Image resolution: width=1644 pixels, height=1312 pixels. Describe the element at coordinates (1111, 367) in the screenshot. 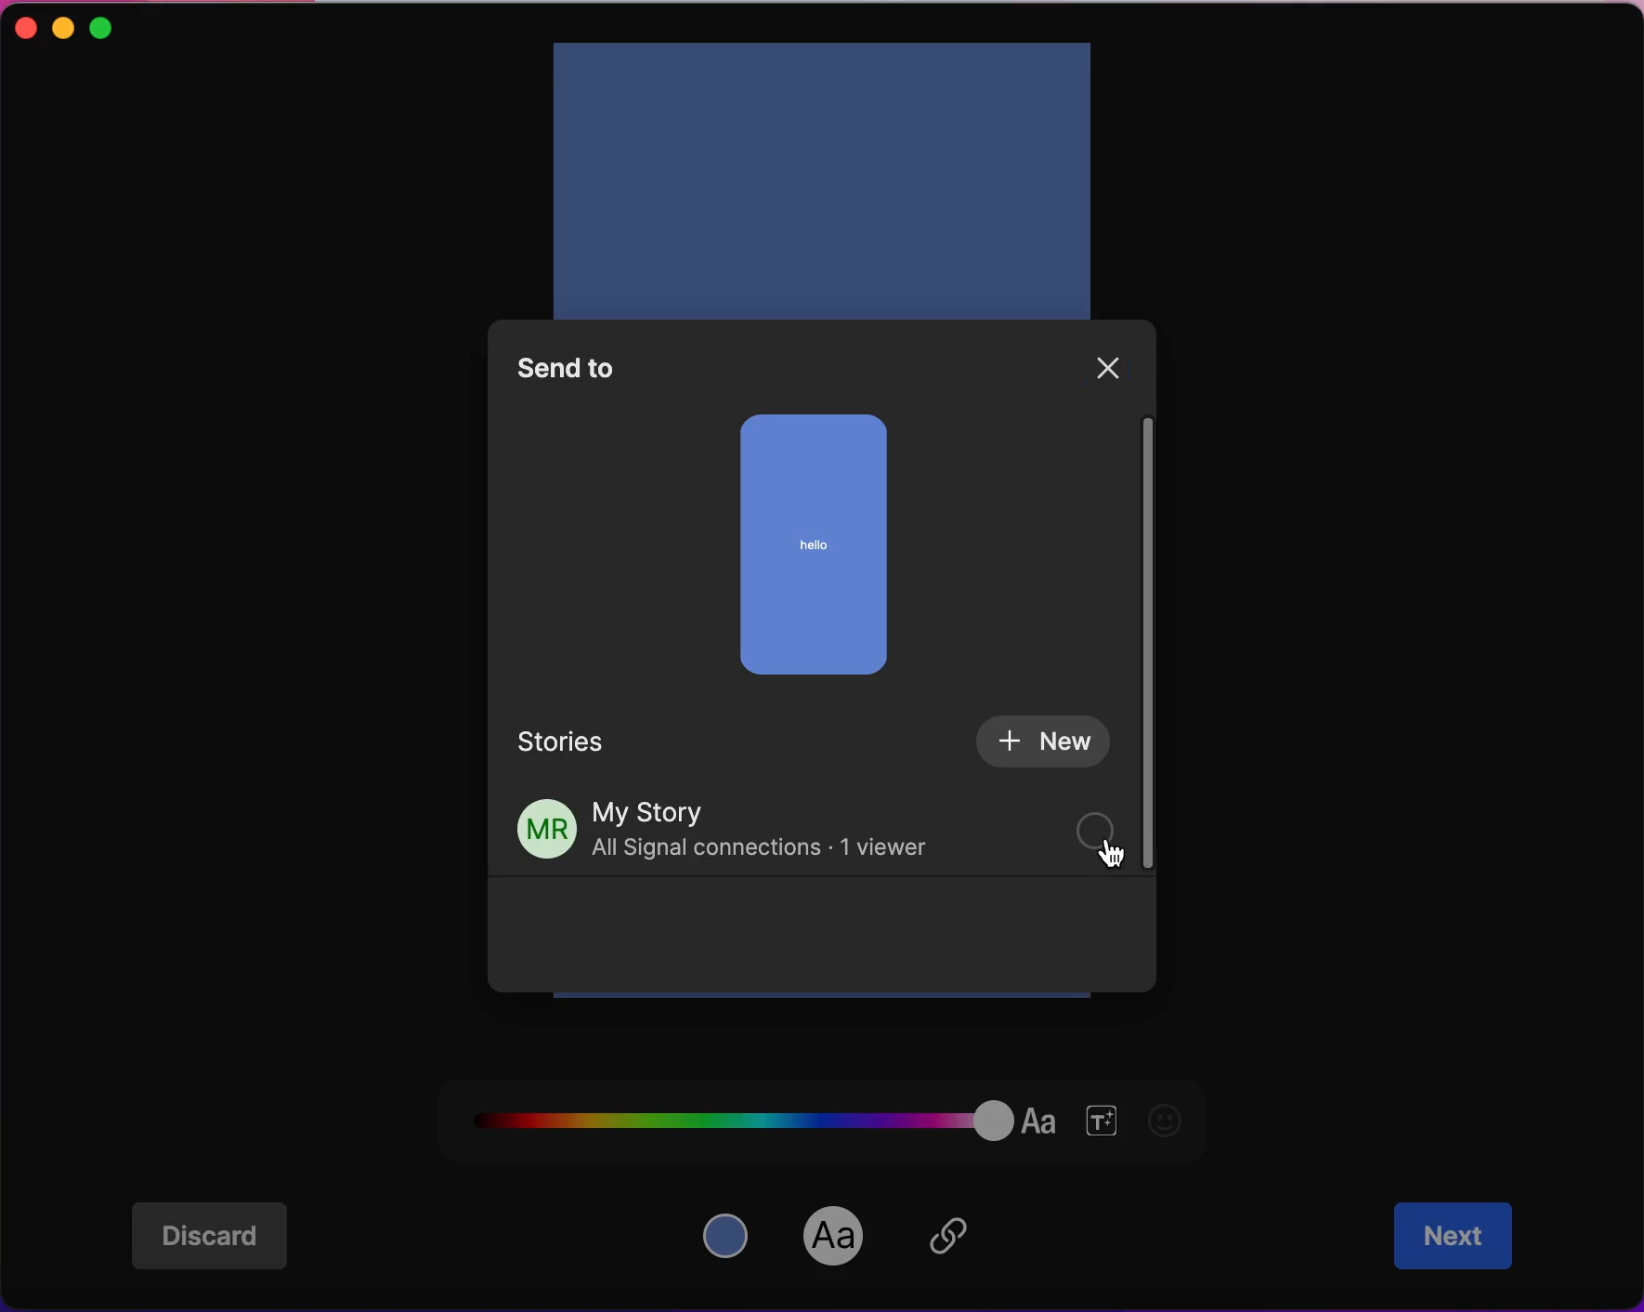

I see `close` at that location.